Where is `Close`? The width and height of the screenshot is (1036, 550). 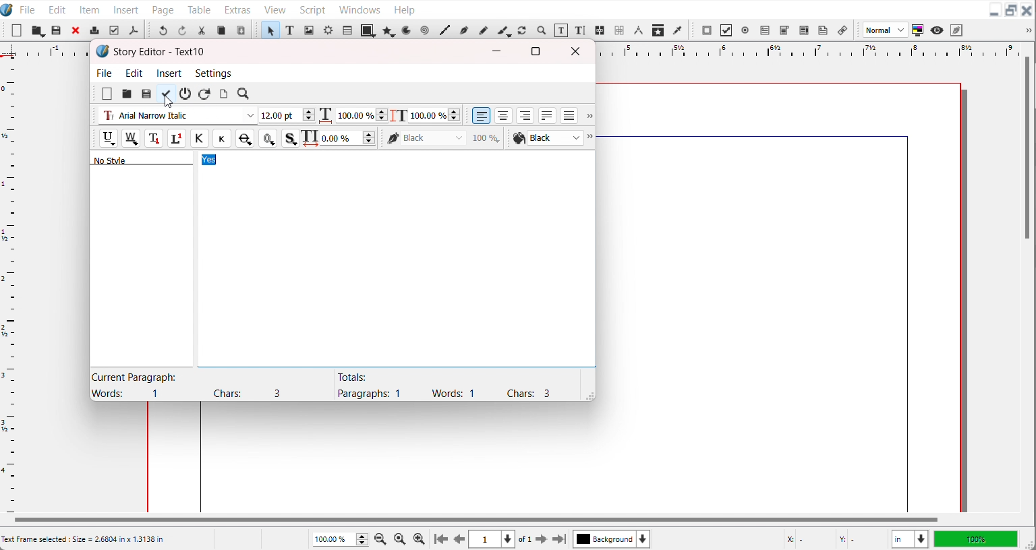 Close is located at coordinates (578, 51).